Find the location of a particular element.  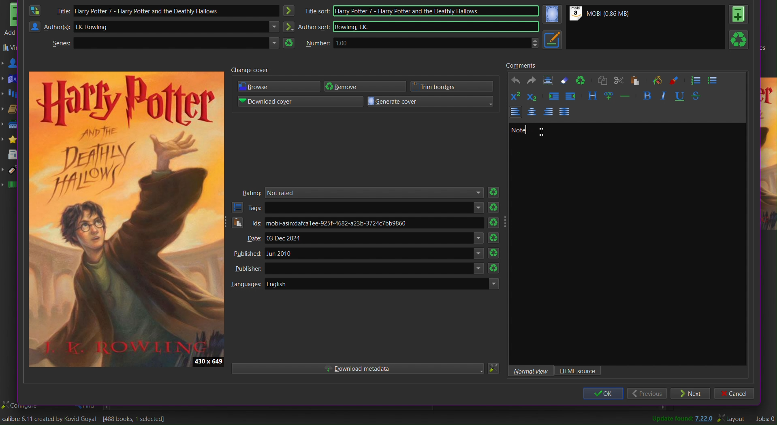

Refresh is located at coordinates (495, 221).